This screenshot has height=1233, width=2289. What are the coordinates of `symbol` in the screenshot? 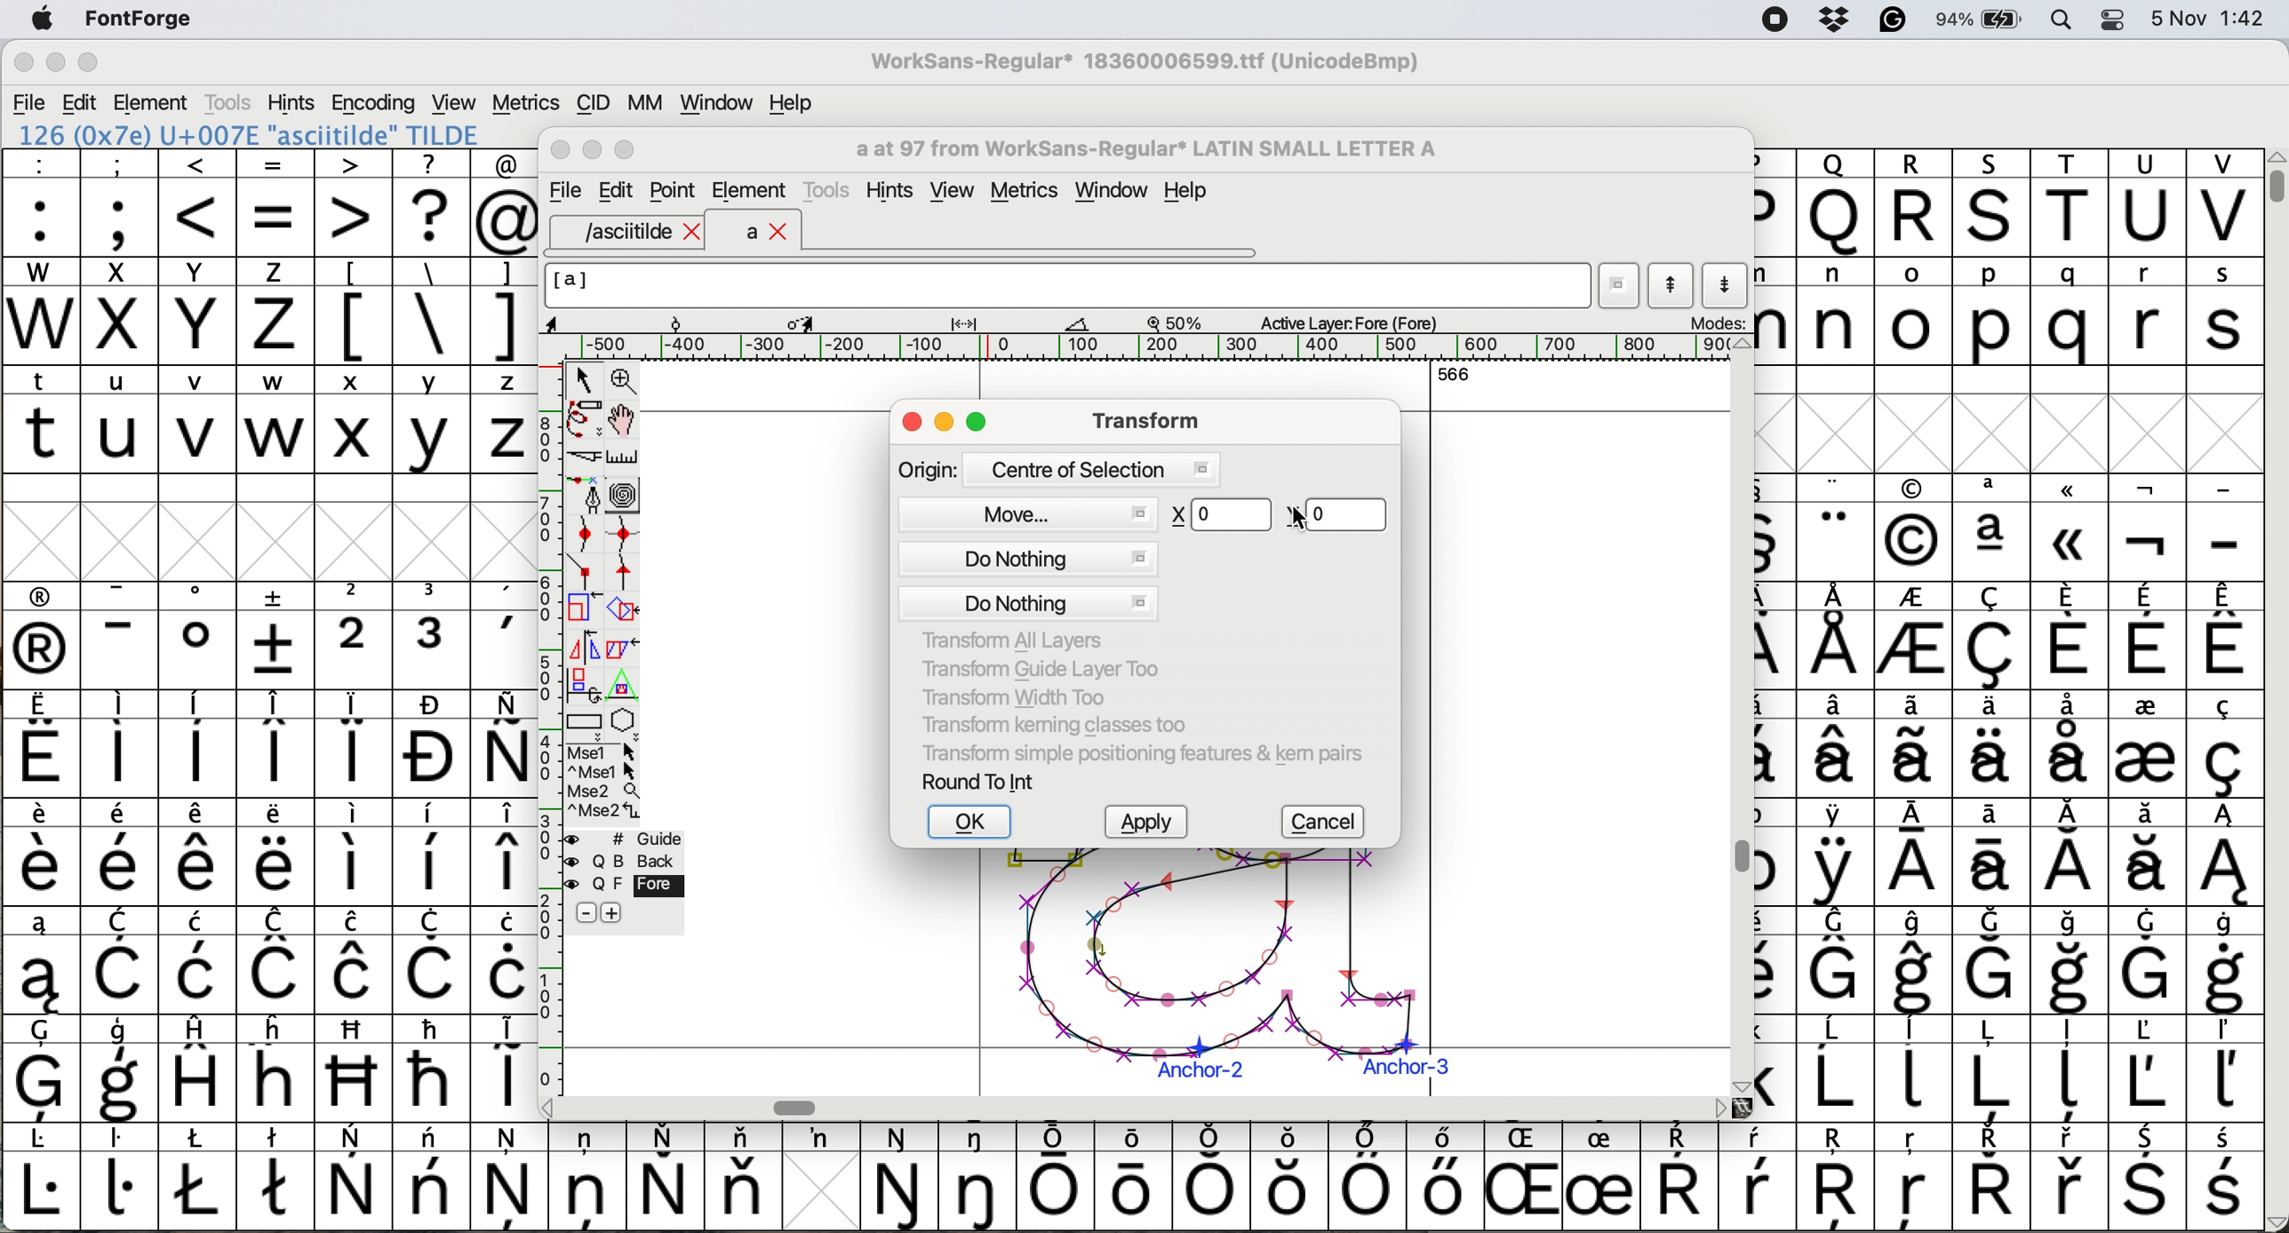 It's located at (118, 744).